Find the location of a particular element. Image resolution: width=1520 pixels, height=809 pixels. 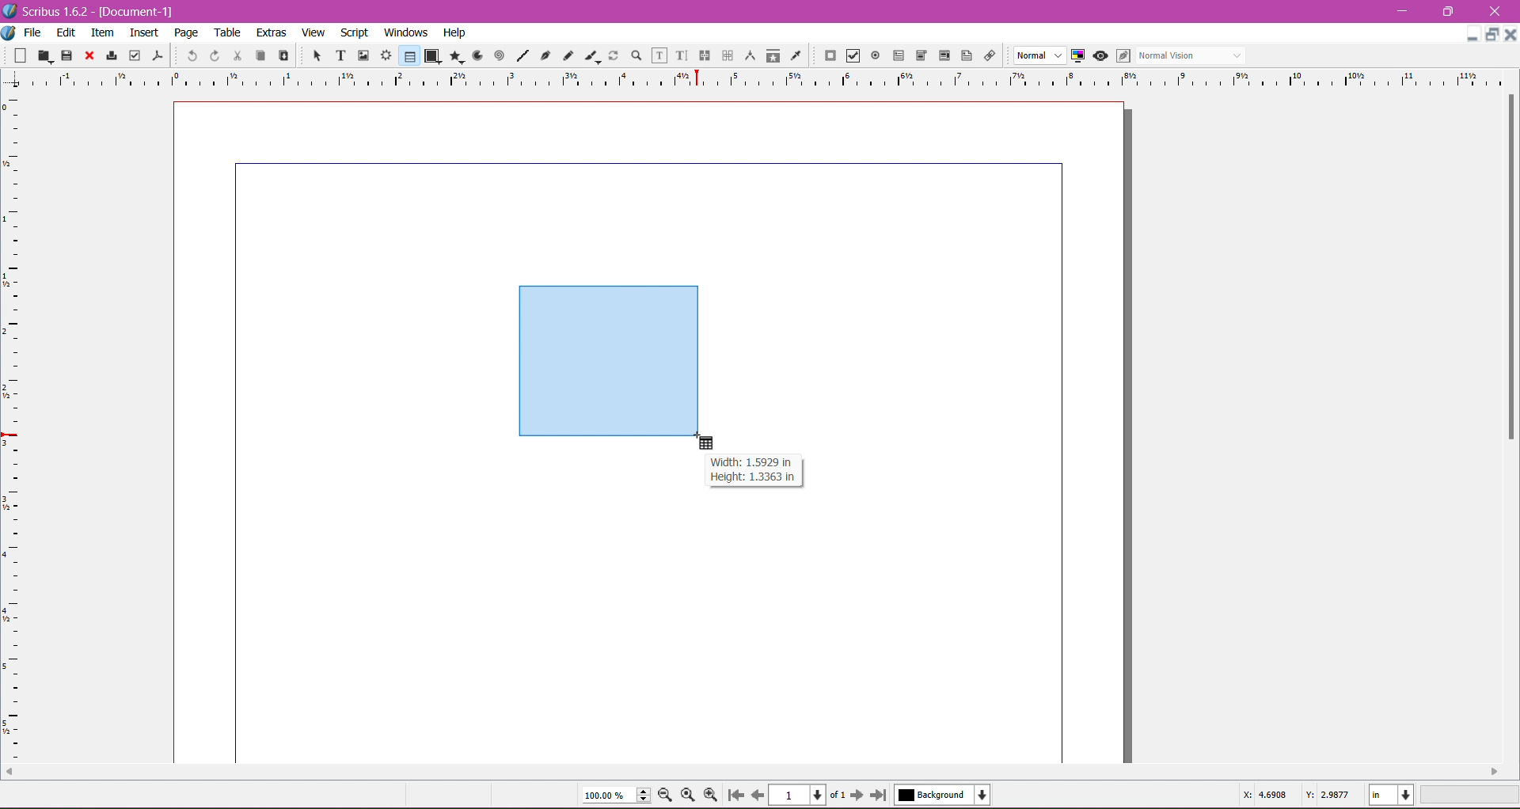

Edit in Preview mode is located at coordinates (1122, 55).